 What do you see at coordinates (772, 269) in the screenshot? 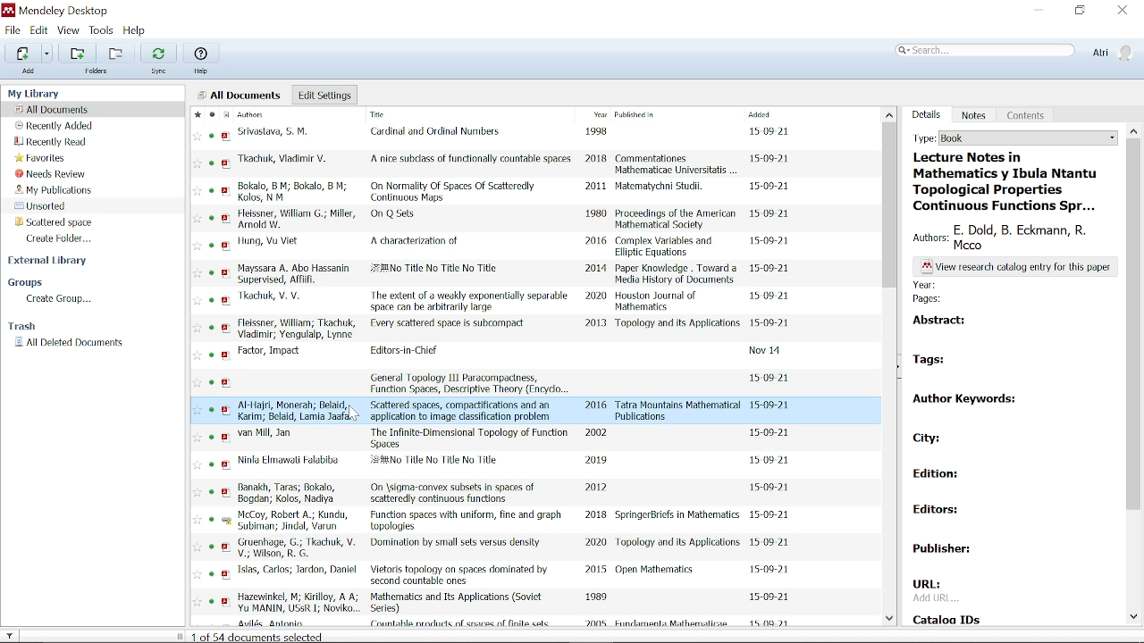
I see `date` at bounding box center [772, 269].